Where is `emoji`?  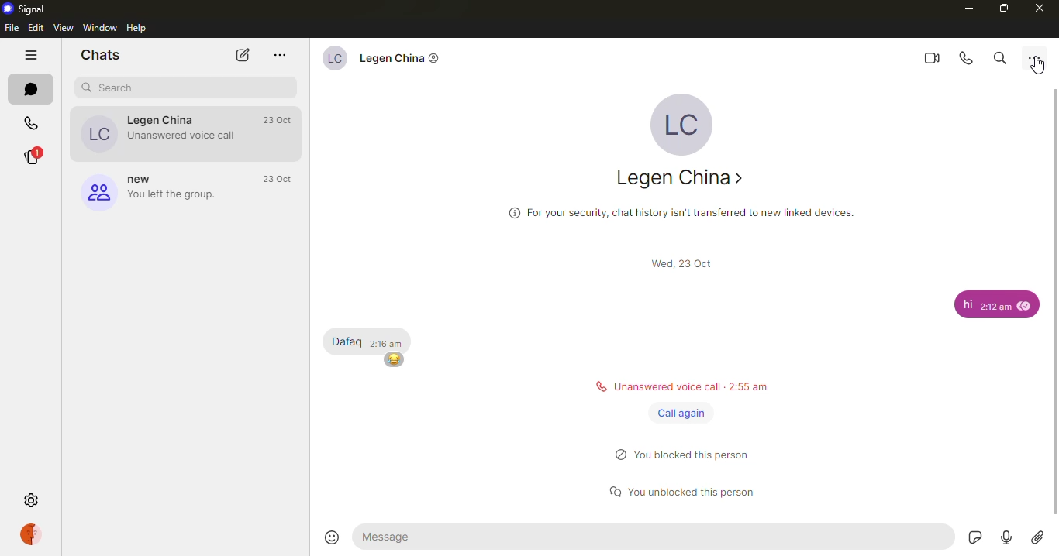 emoji is located at coordinates (395, 360).